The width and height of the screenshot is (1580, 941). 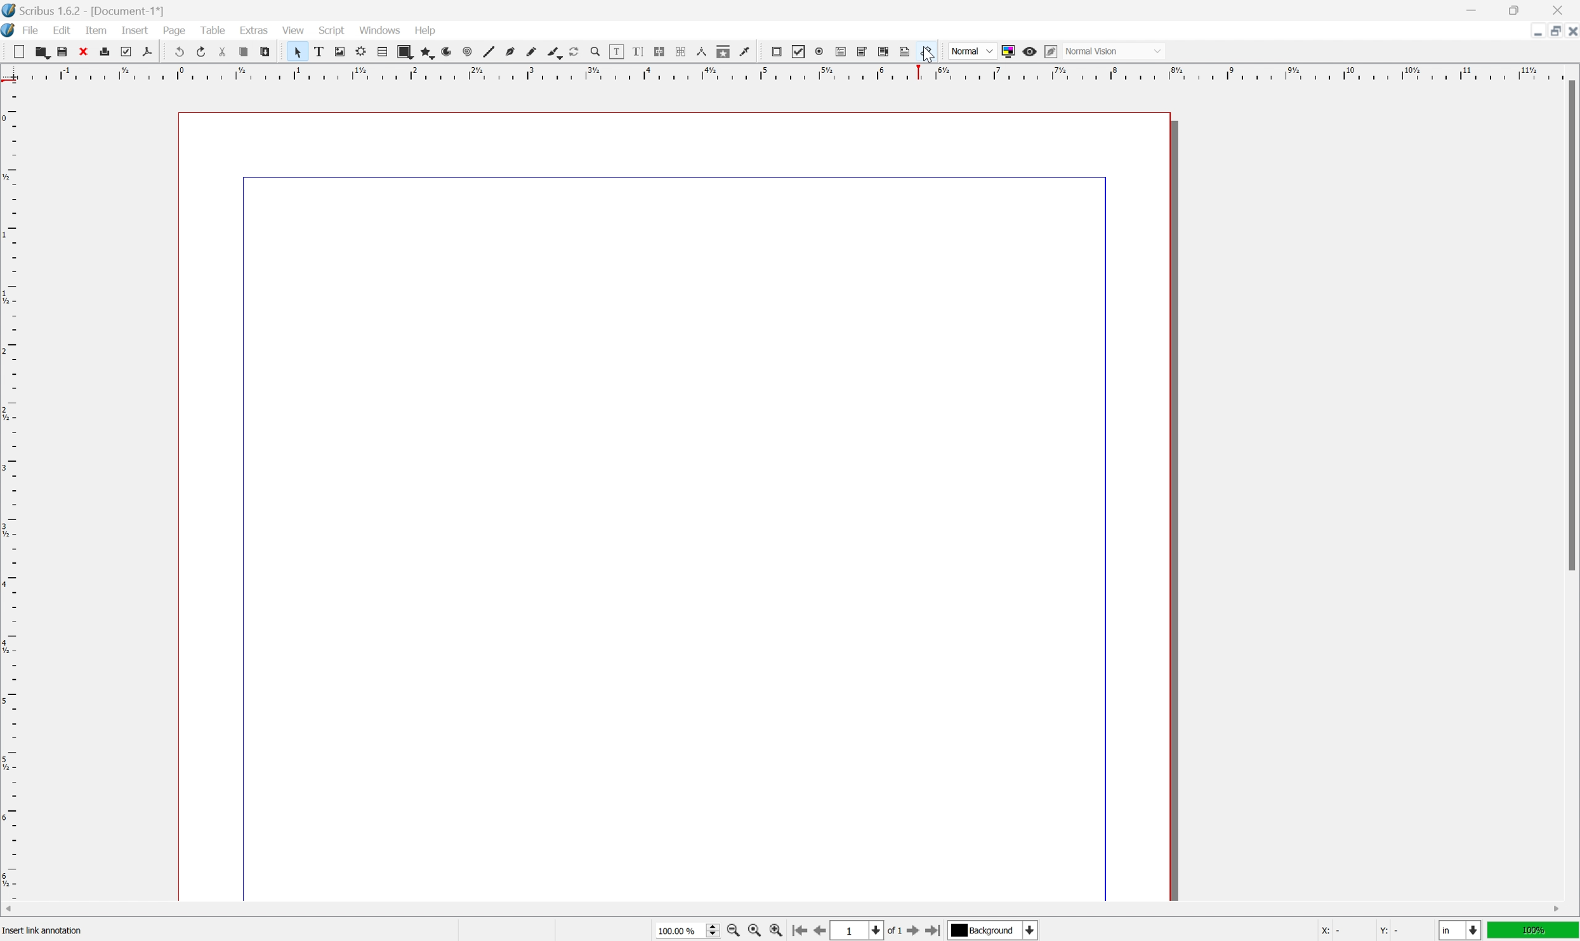 I want to click on page, so click(x=174, y=30).